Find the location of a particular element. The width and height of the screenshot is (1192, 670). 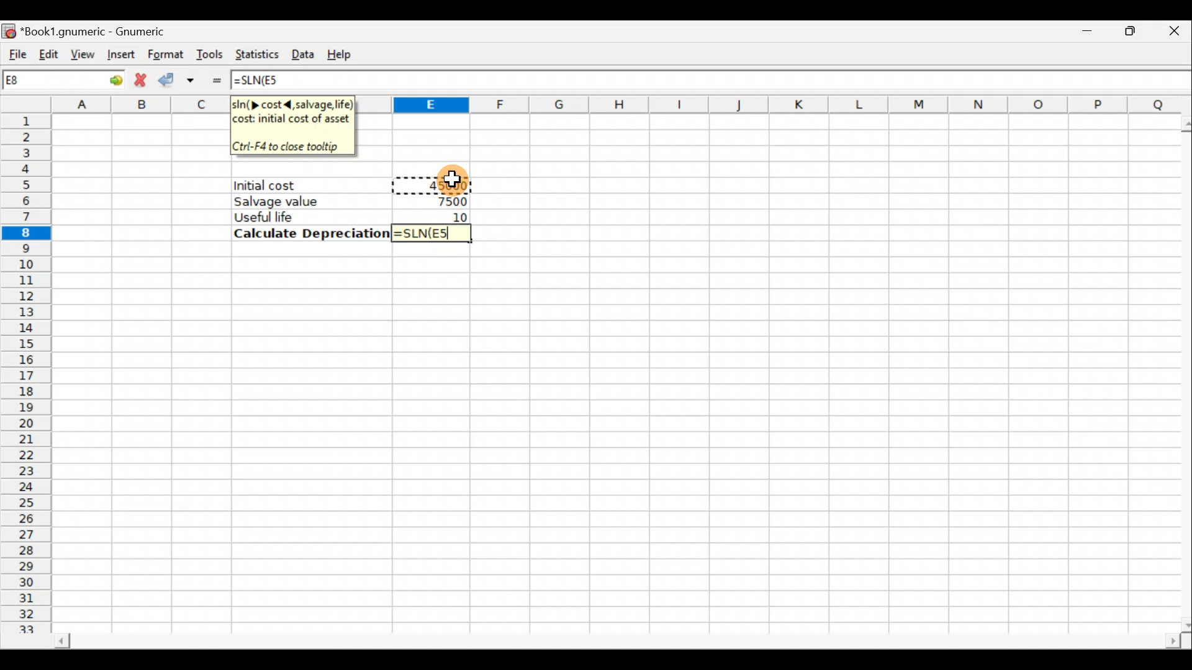

Scroll bar is located at coordinates (605, 638).